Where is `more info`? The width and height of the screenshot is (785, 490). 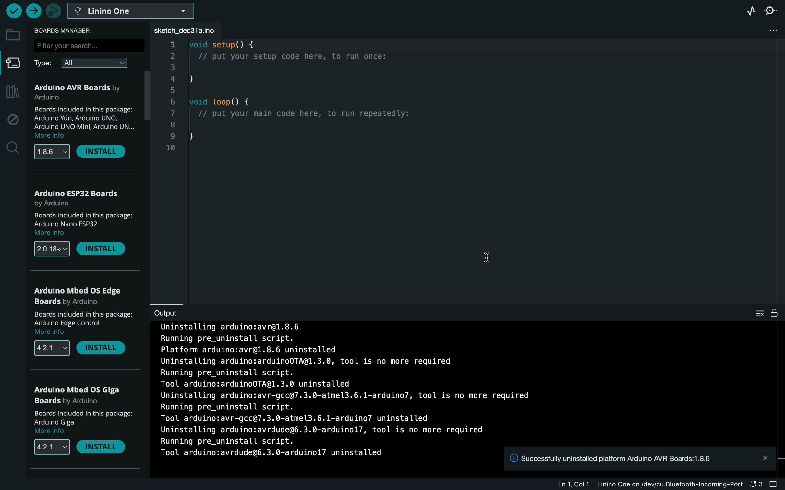 more info is located at coordinates (50, 334).